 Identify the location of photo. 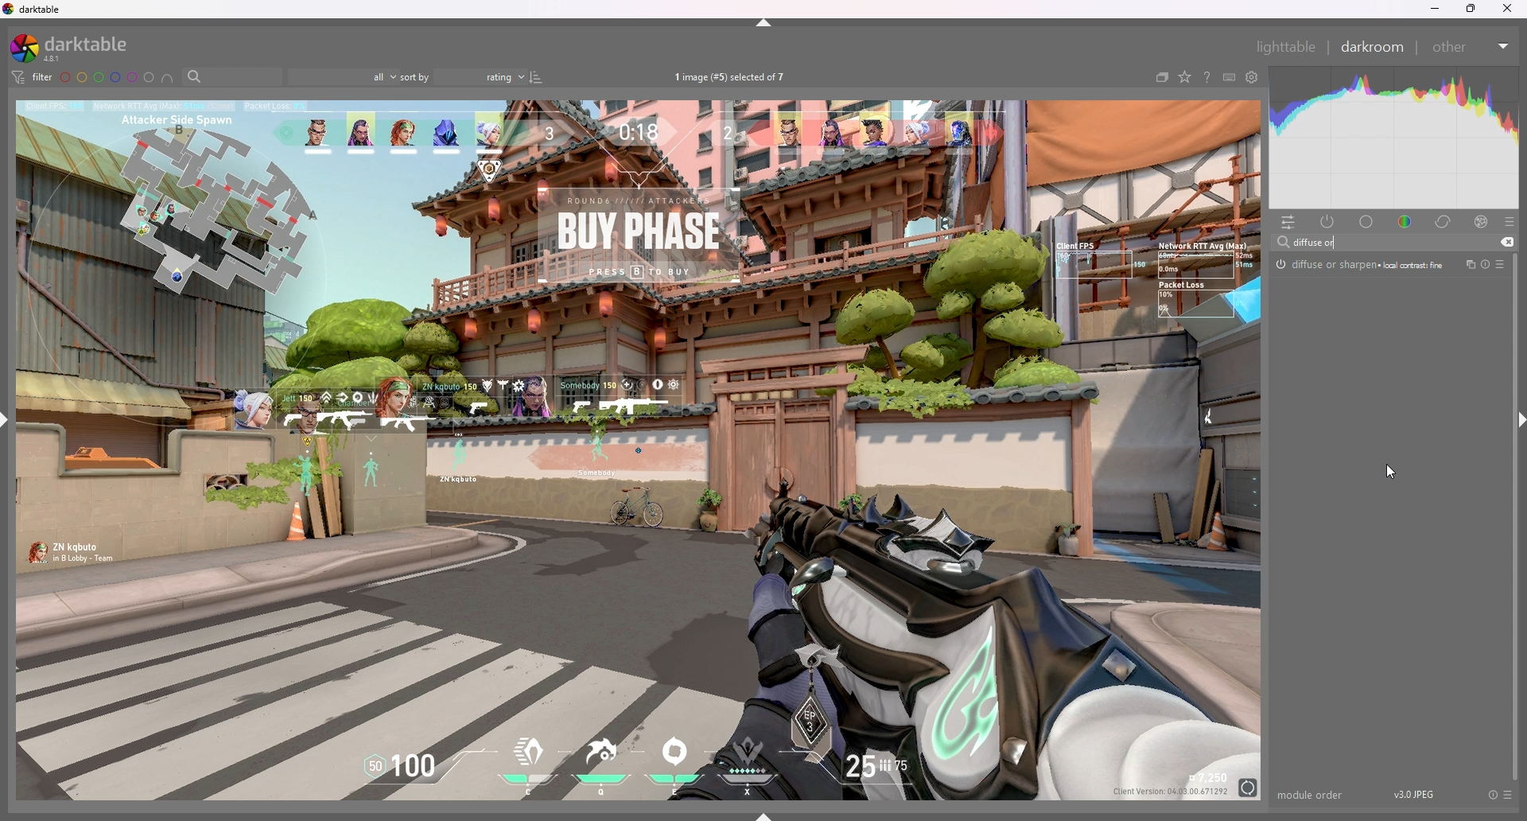
(640, 449).